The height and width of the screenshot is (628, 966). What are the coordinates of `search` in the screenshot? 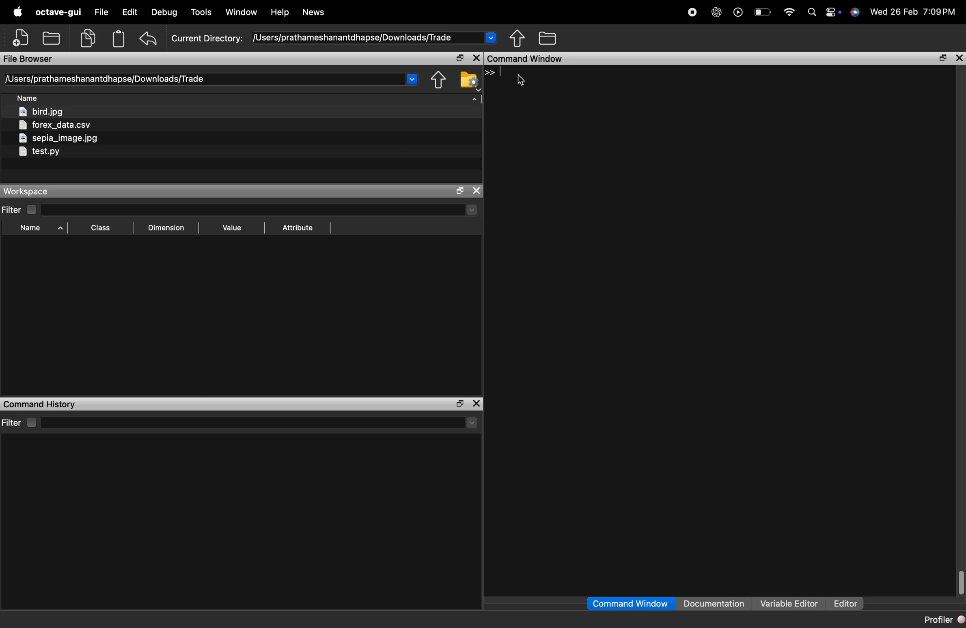 It's located at (813, 13).